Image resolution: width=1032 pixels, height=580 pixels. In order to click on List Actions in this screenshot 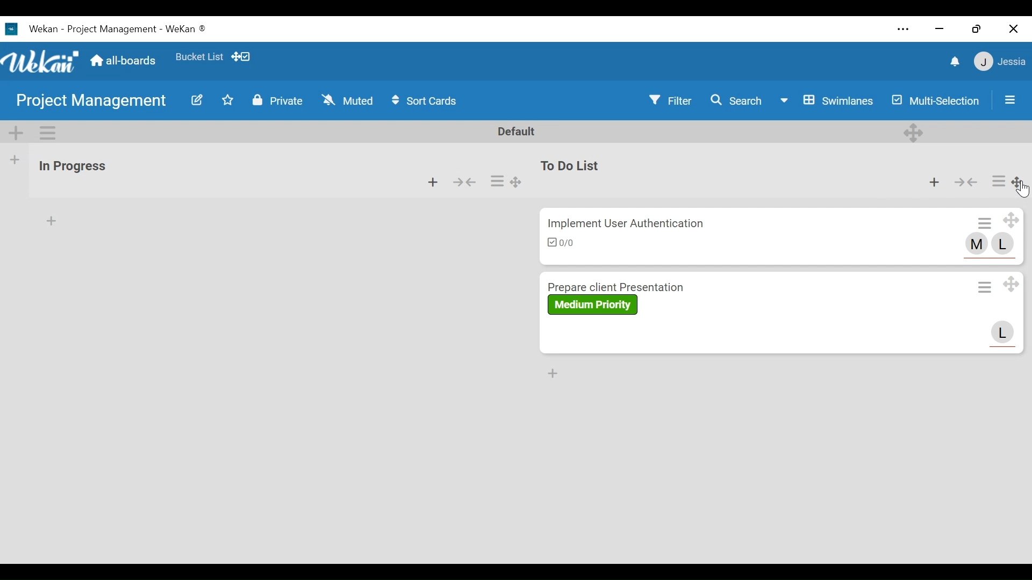, I will do `click(495, 180)`.